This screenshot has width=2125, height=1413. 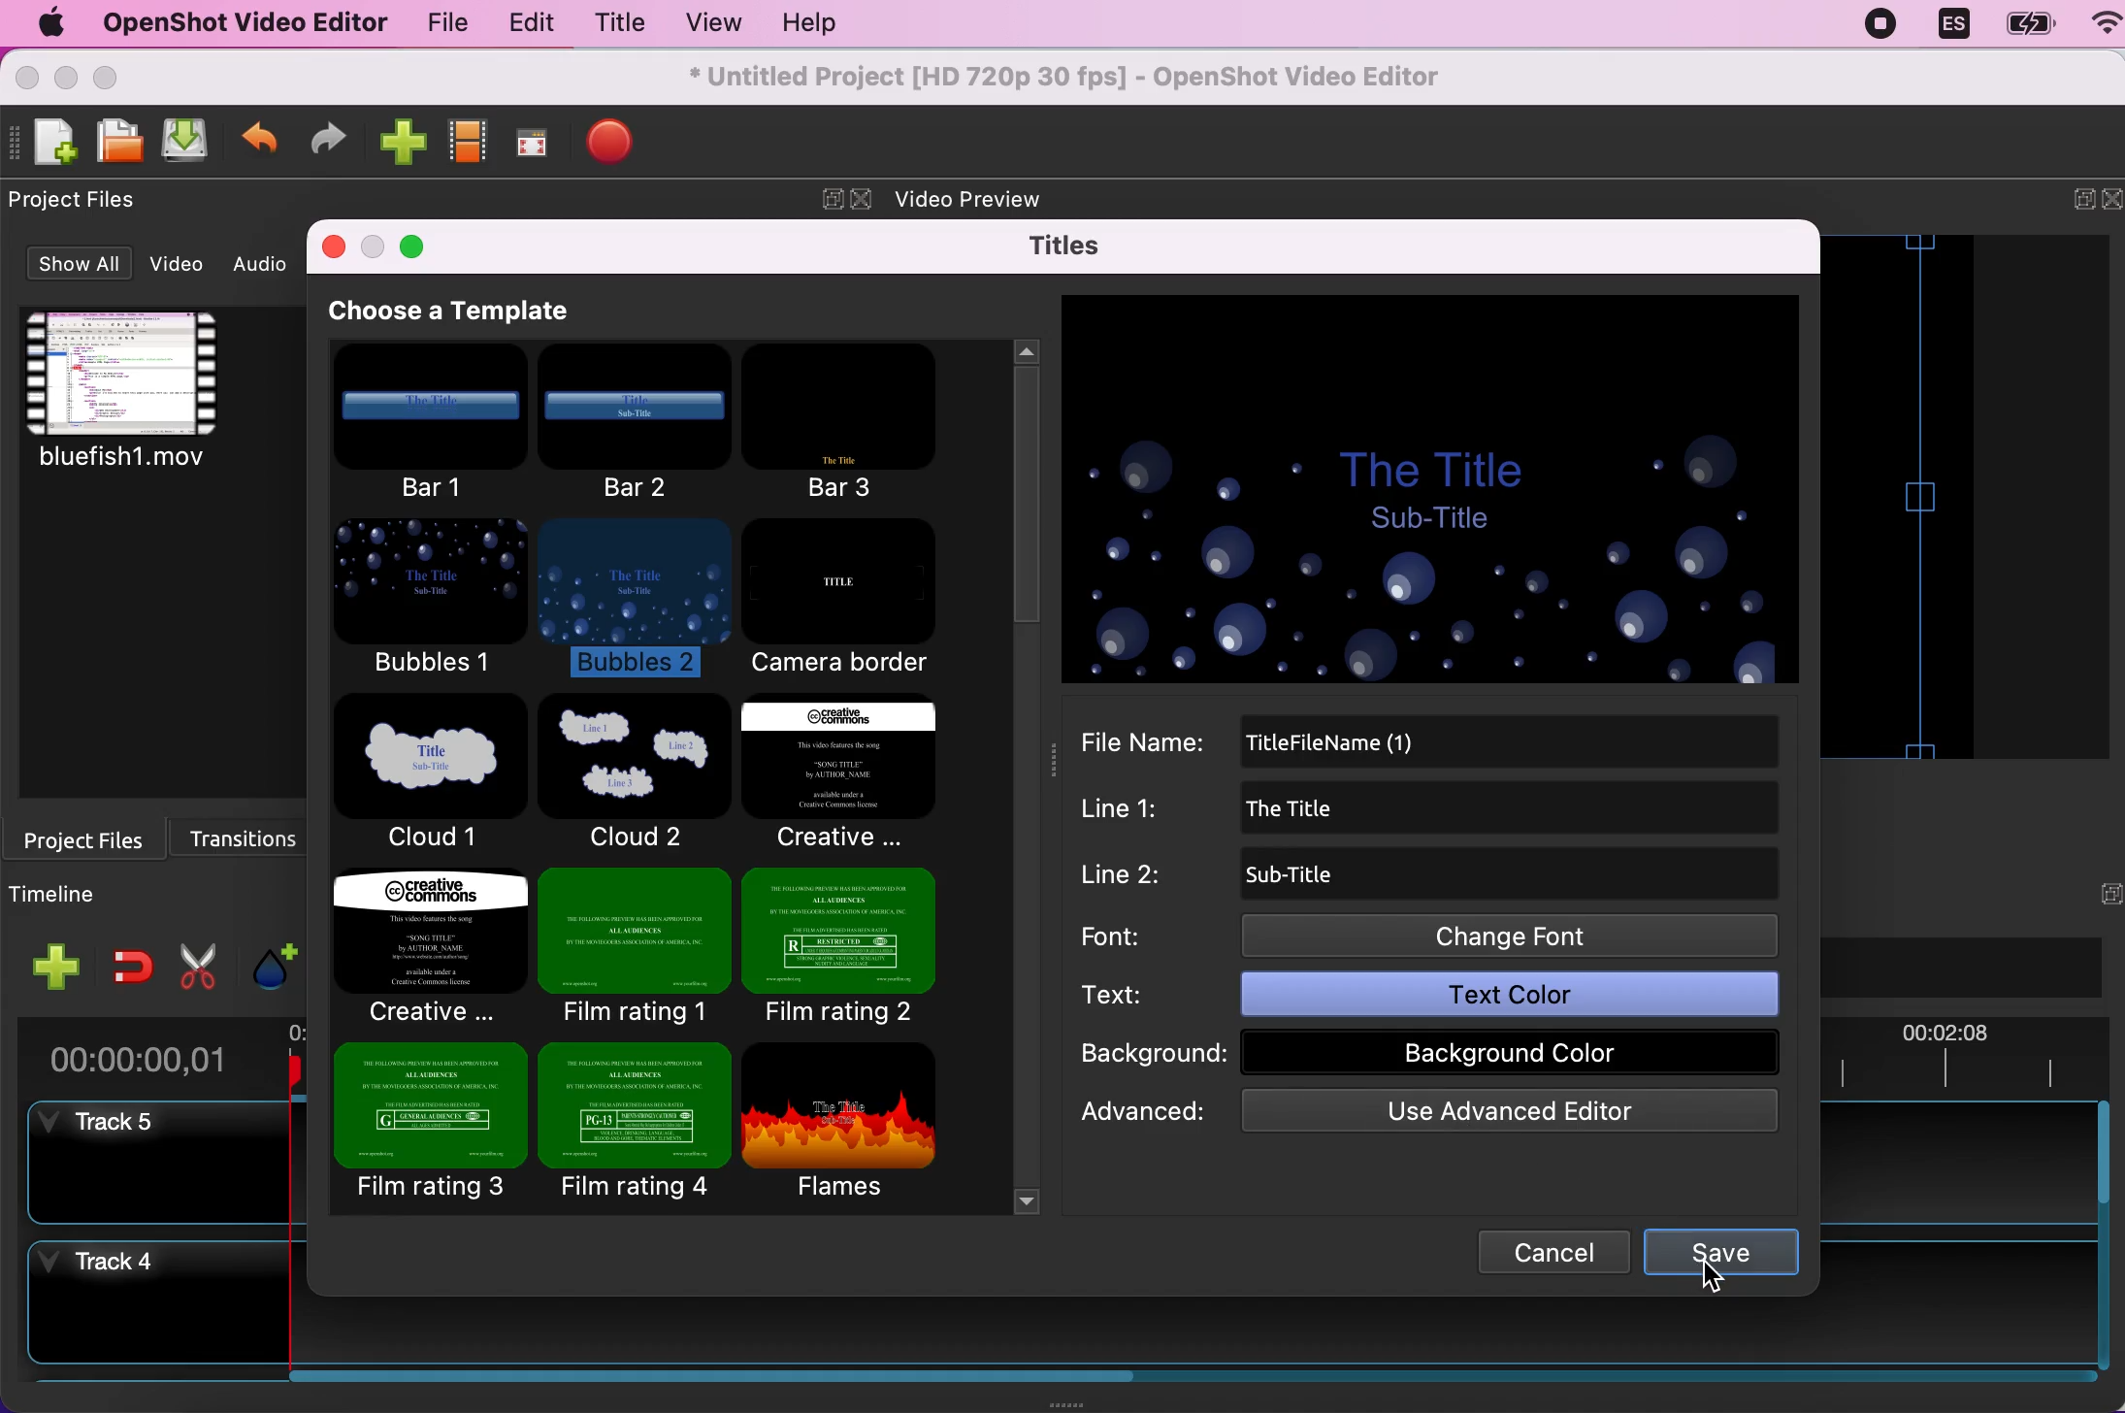 What do you see at coordinates (864, 201) in the screenshot?
I see `close` at bounding box center [864, 201].